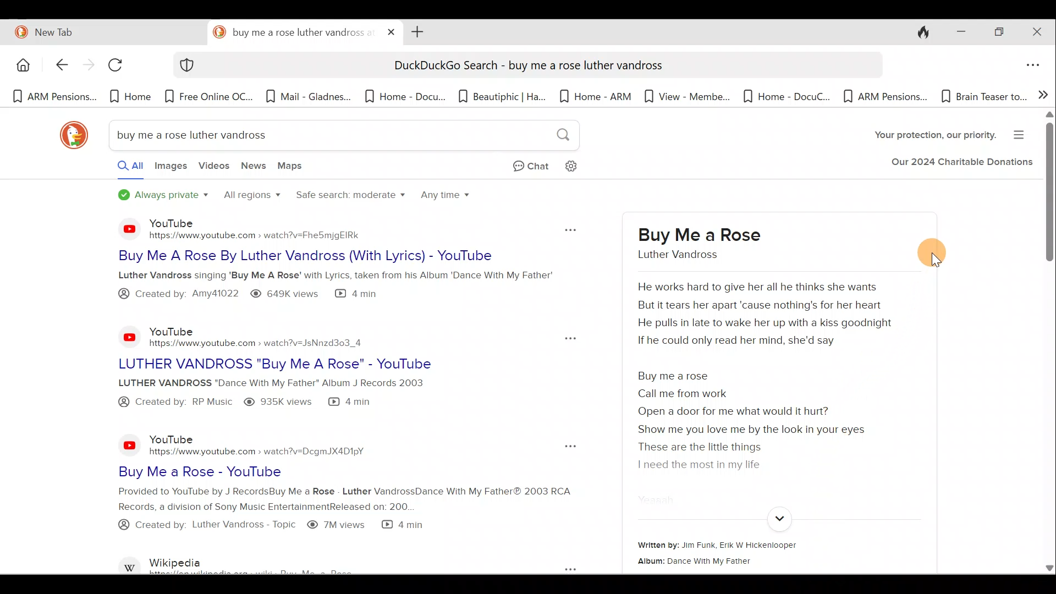 The height and width of the screenshot is (594, 1056). I want to click on LUTHER VANDROSS "Dance With My Father" Album J Records 2003
@® Created by: RP Music ® 935K views (® 4 min, so click(291, 393).